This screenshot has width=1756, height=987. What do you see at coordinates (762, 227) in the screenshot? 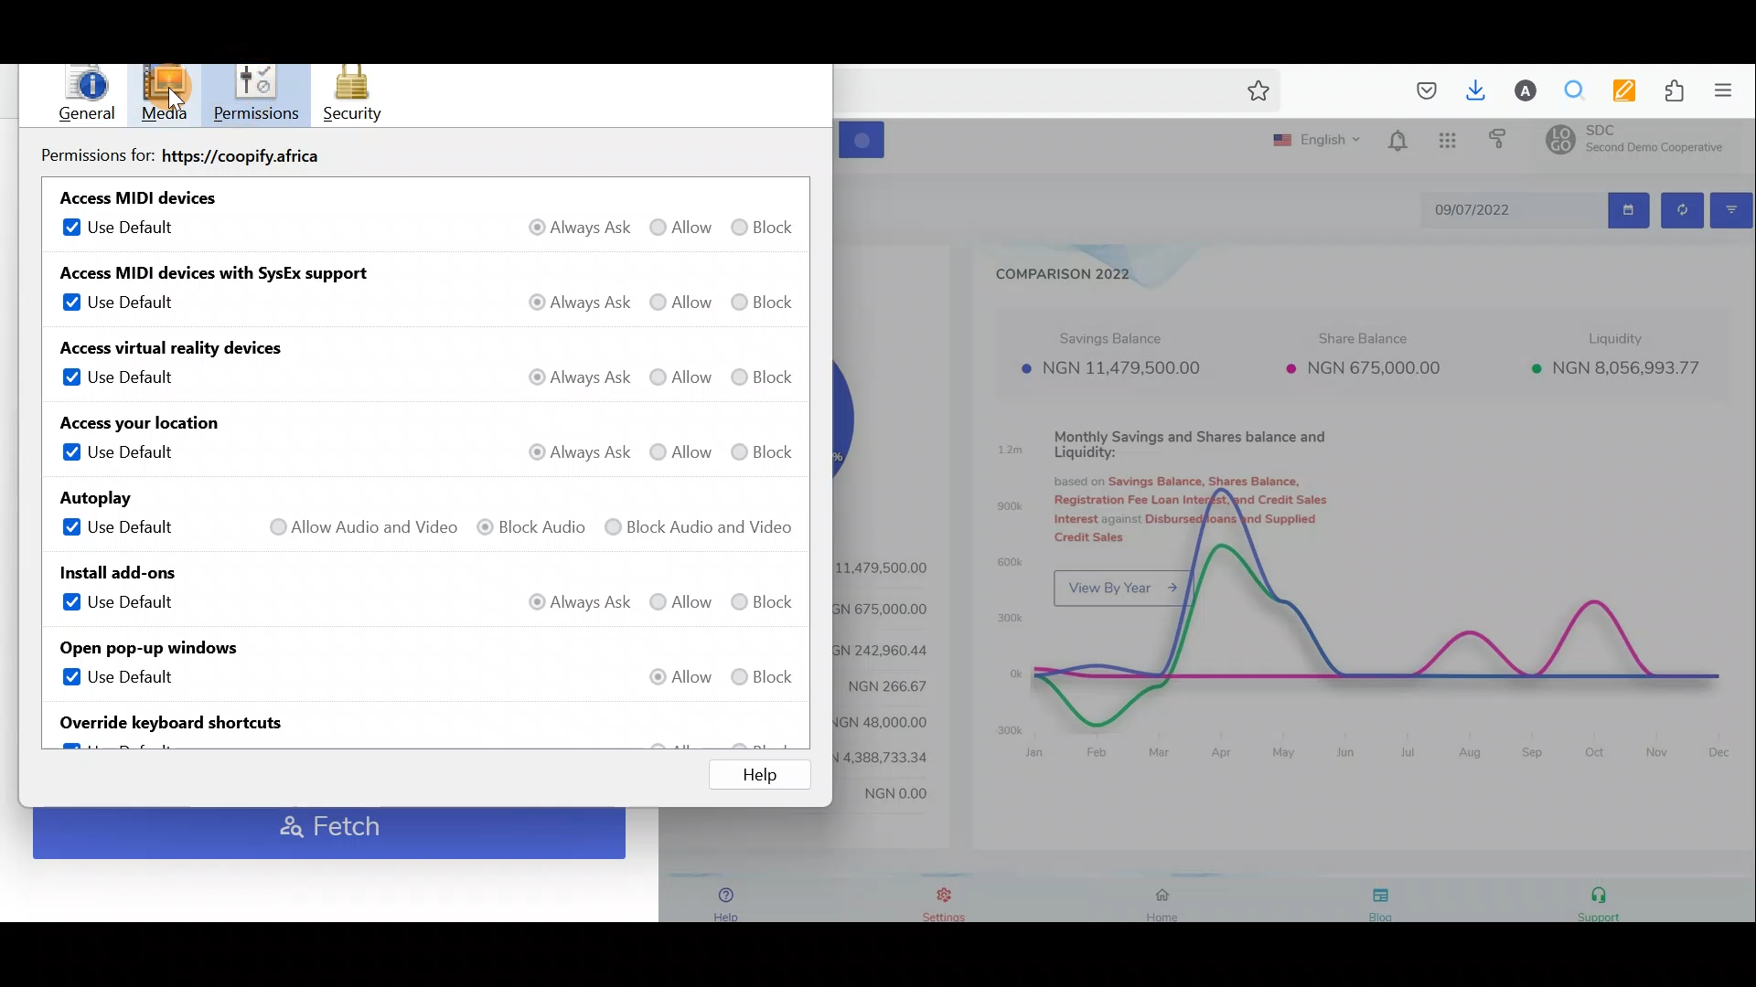
I see `Block` at bounding box center [762, 227].